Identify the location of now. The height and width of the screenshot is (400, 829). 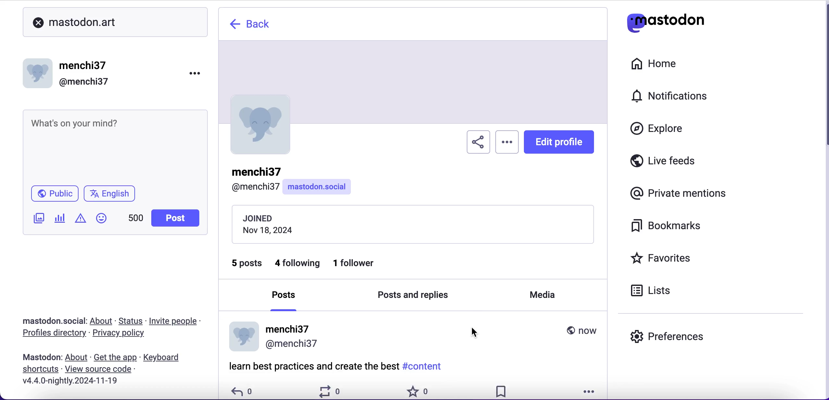
(581, 329).